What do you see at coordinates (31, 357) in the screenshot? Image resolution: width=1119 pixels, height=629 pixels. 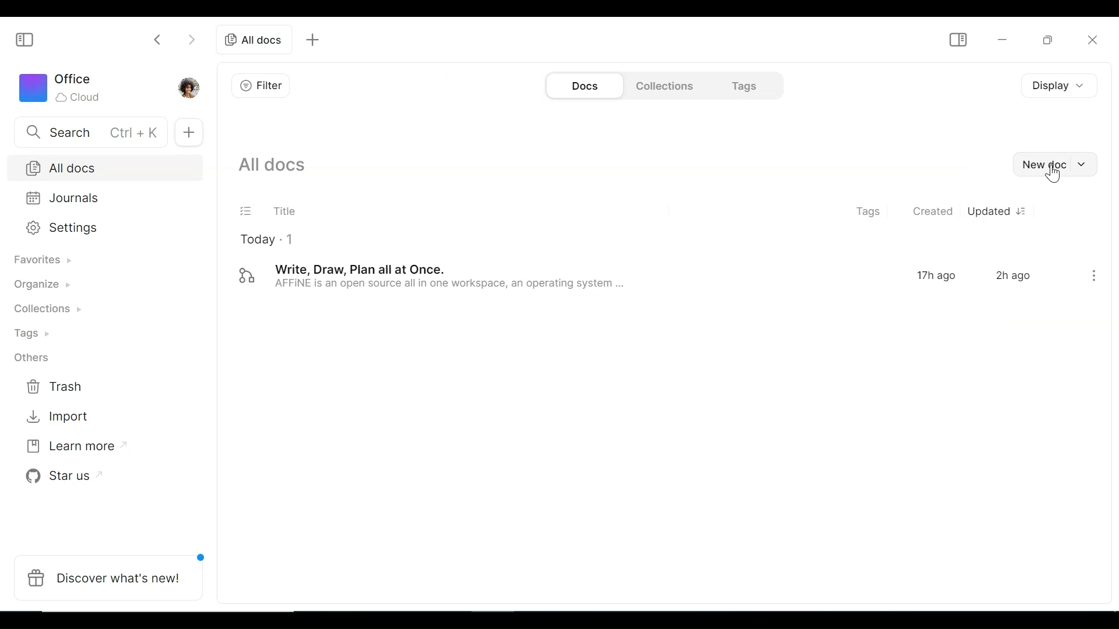 I see `Others` at bounding box center [31, 357].